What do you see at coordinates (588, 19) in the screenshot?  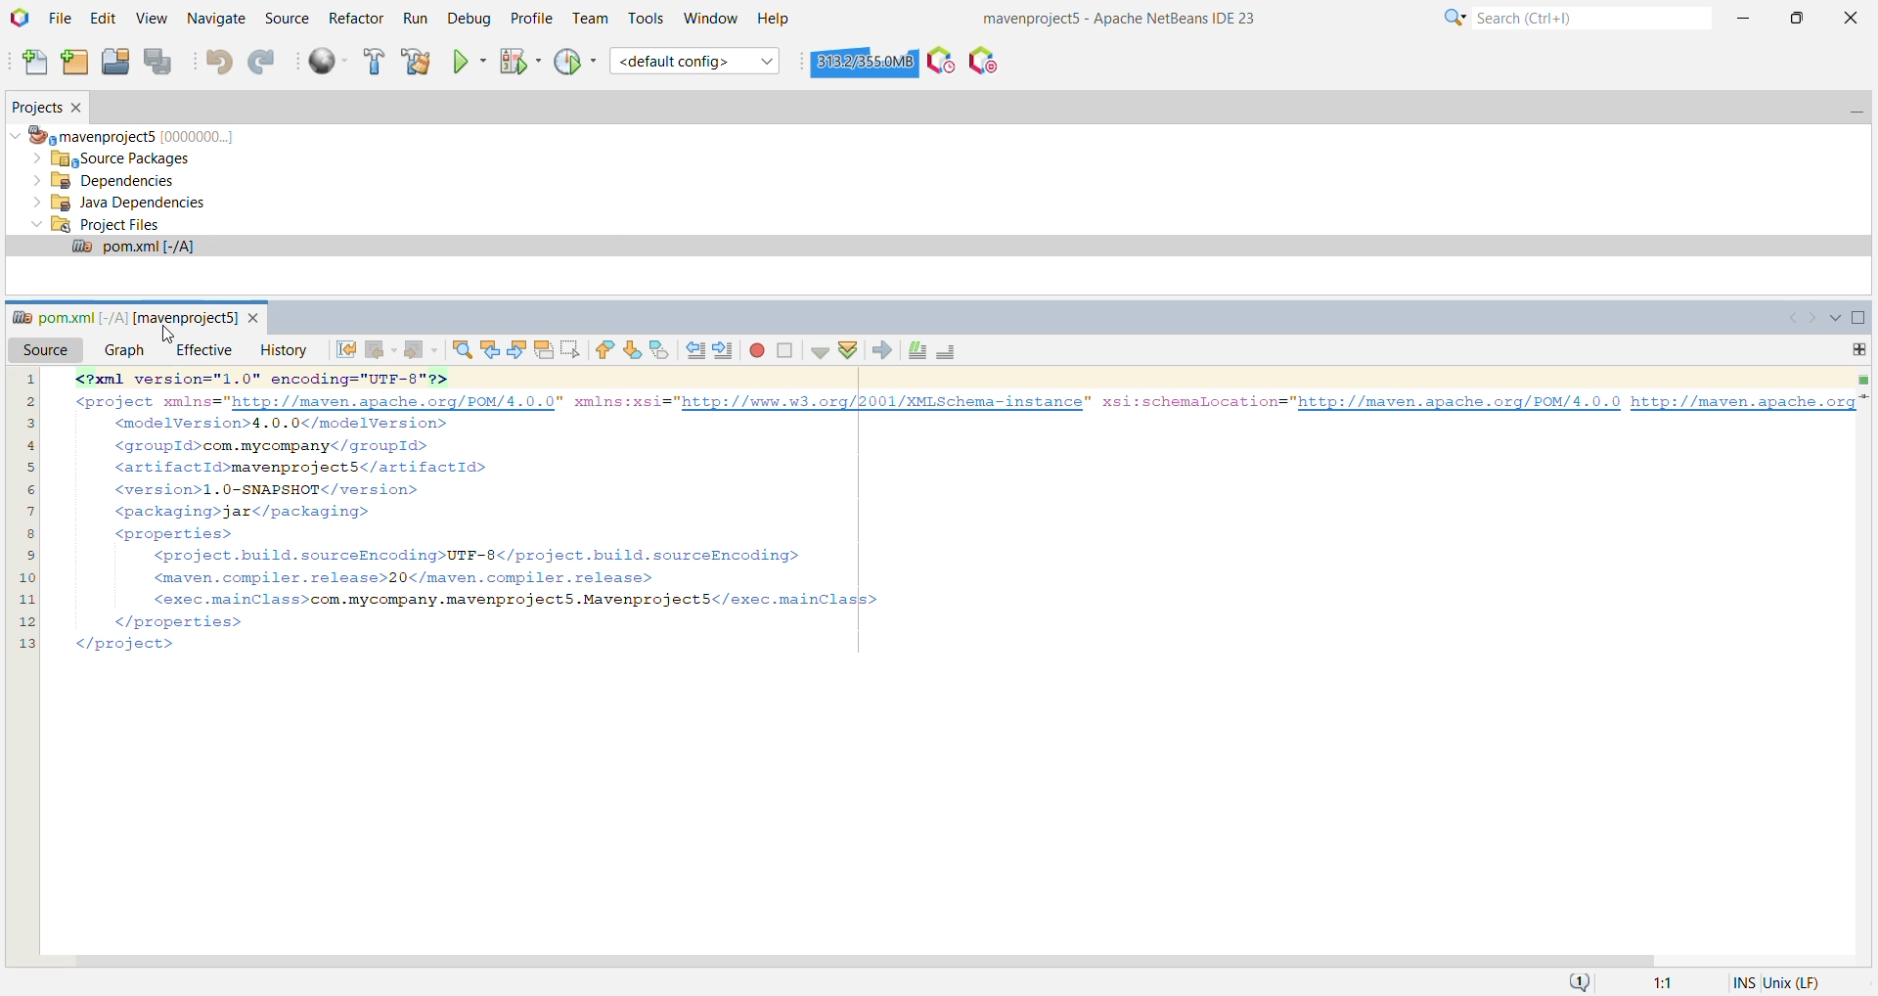 I see `Team` at bounding box center [588, 19].